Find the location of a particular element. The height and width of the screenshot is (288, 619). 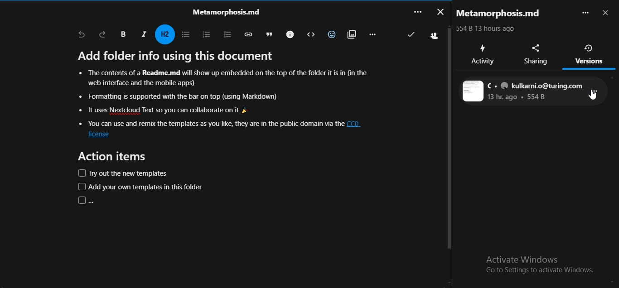

text is located at coordinates (523, 91).